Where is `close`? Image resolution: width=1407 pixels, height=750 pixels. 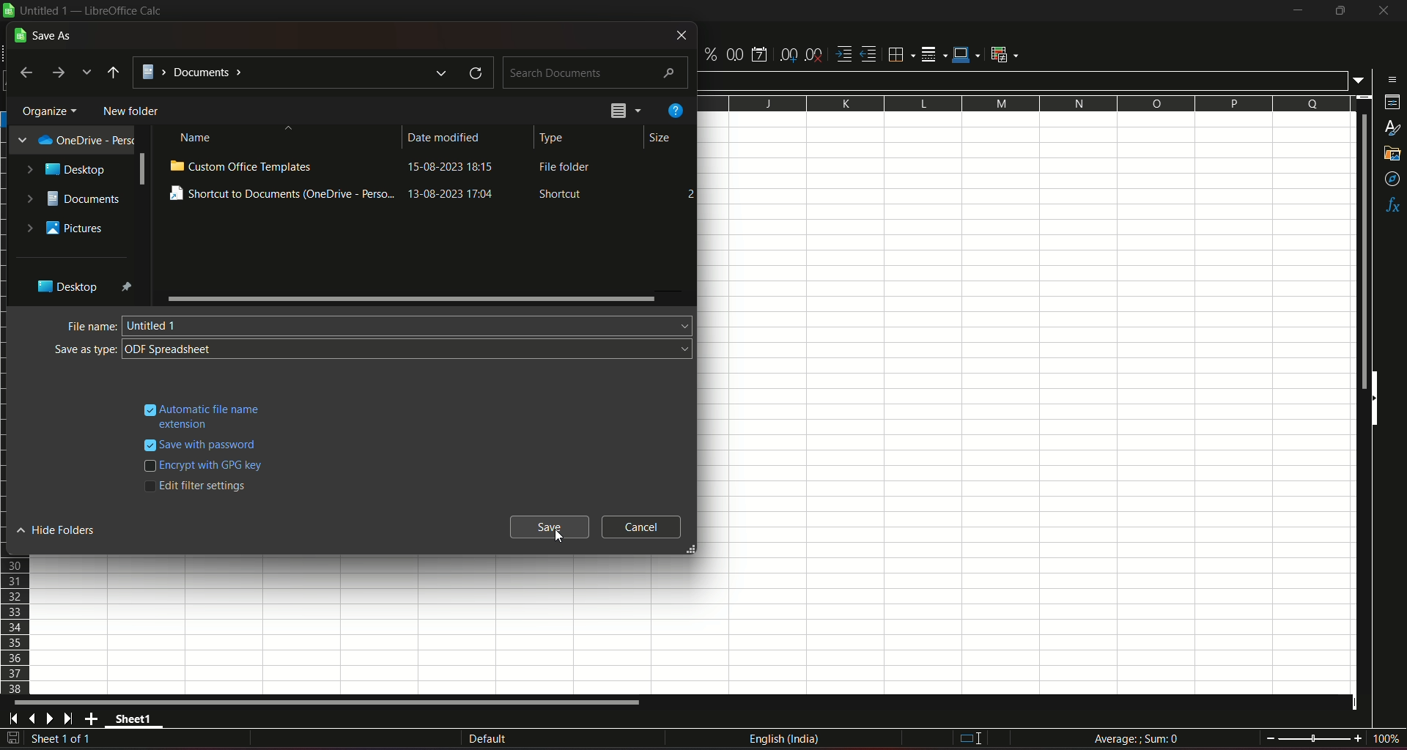 close is located at coordinates (680, 36).